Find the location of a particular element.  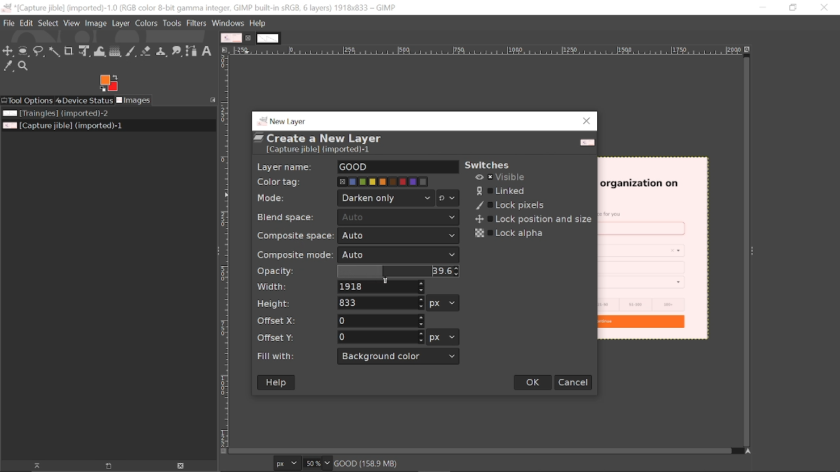

Colors is located at coordinates (147, 24).